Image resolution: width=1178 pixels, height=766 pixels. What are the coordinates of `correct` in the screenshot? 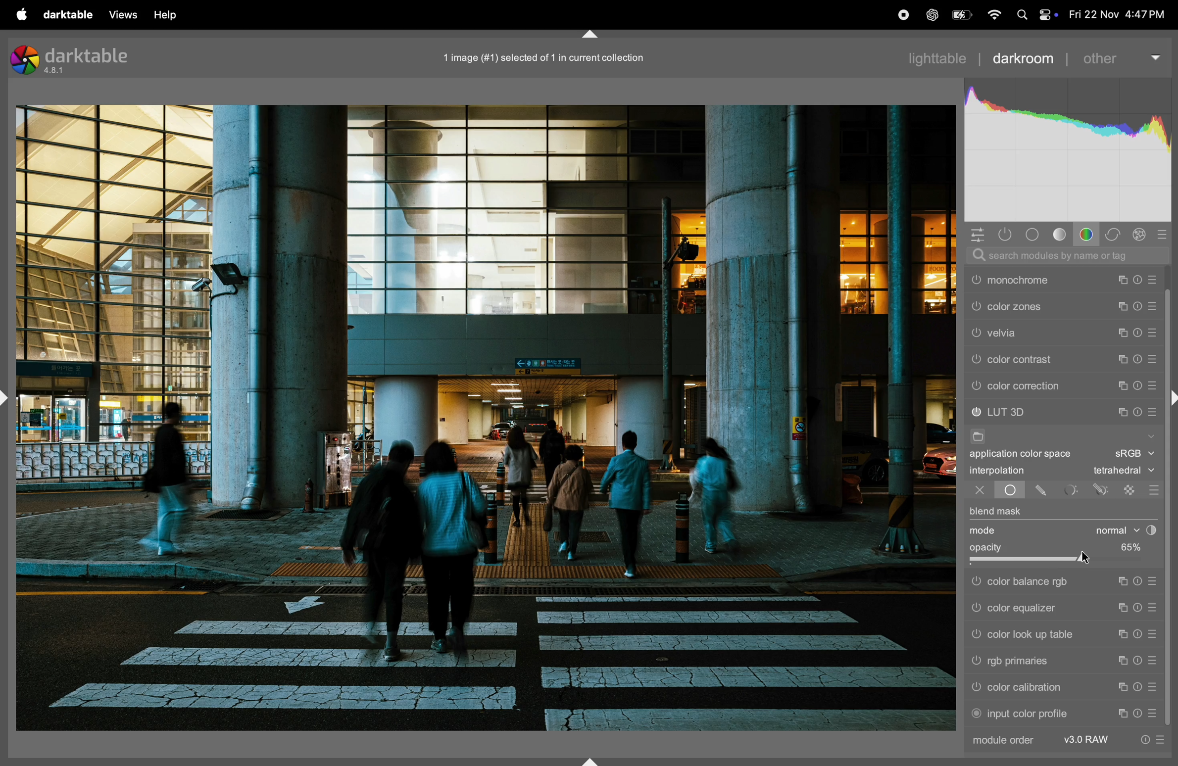 It's located at (1114, 234).